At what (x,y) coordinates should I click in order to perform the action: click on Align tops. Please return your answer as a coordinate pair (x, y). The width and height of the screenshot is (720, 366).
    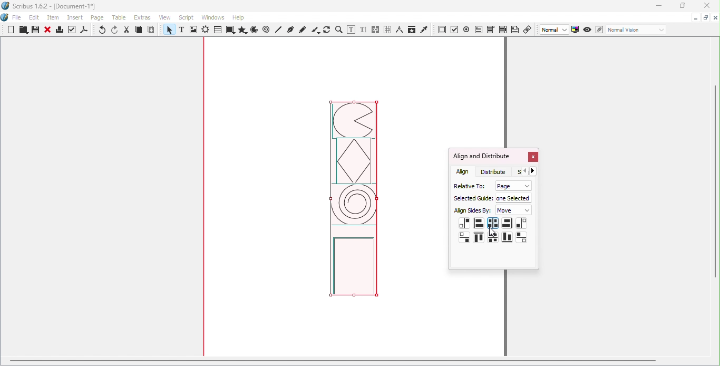
    Looking at the image, I should click on (479, 238).